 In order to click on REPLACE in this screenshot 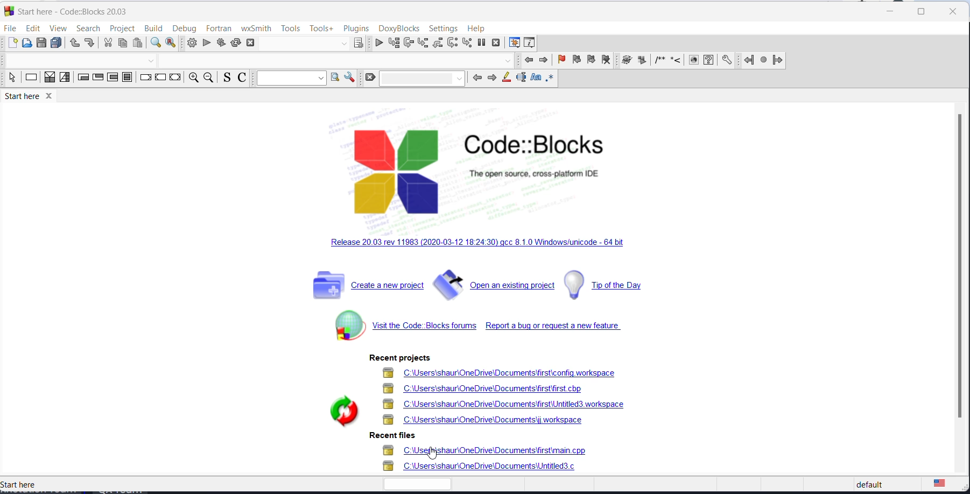, I will do `click(171, 44)`.